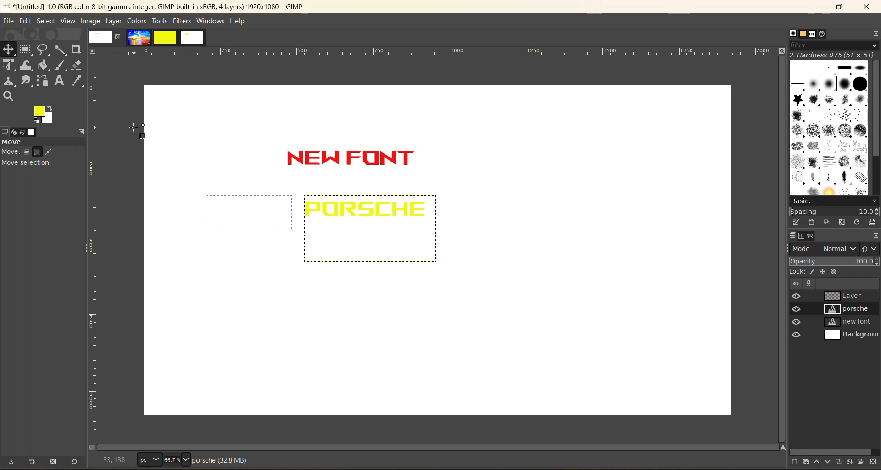  What do you see at coordinates (828, 128) in the screenshot?
I see `brushes` at bounding box center [828, 128].